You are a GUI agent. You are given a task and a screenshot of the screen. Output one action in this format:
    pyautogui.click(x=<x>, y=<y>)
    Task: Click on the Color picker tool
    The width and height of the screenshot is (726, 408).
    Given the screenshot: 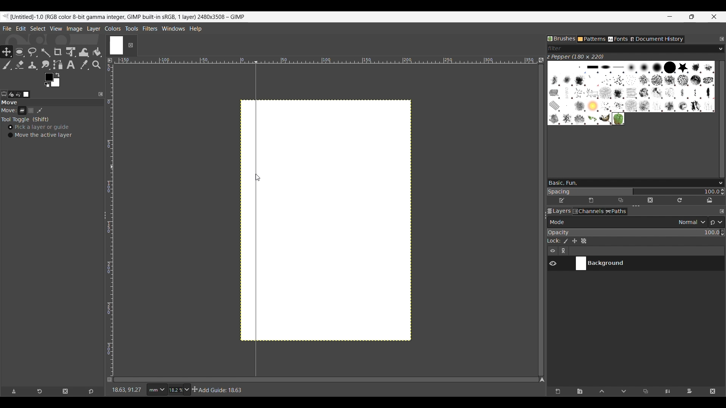 What is the action you would take?
    pyautogui.click(x=84, y=65)
    